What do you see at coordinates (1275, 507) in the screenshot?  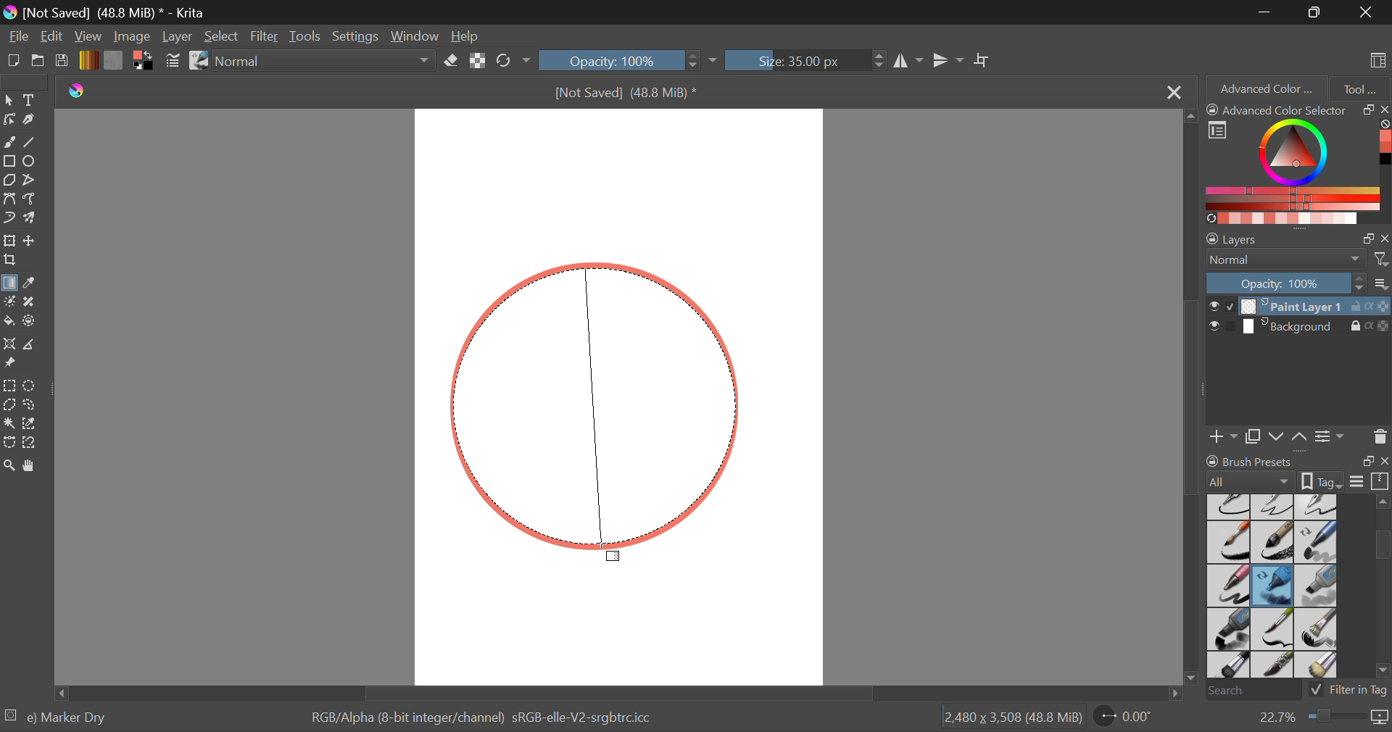 I see `Ink-3 Gpen` at bounding box center [1275, 507].